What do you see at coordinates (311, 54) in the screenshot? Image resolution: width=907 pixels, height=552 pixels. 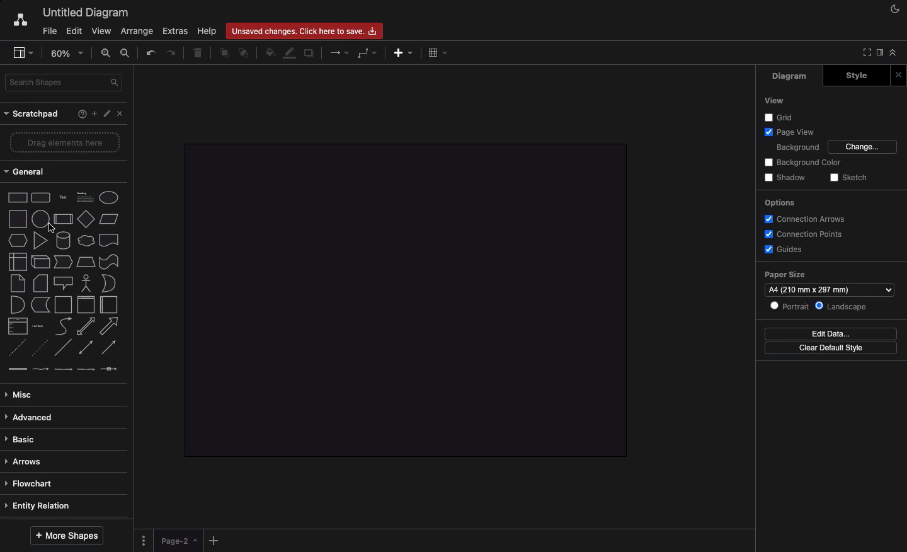 I see `Duplicate` at bounding box center [311, 54].